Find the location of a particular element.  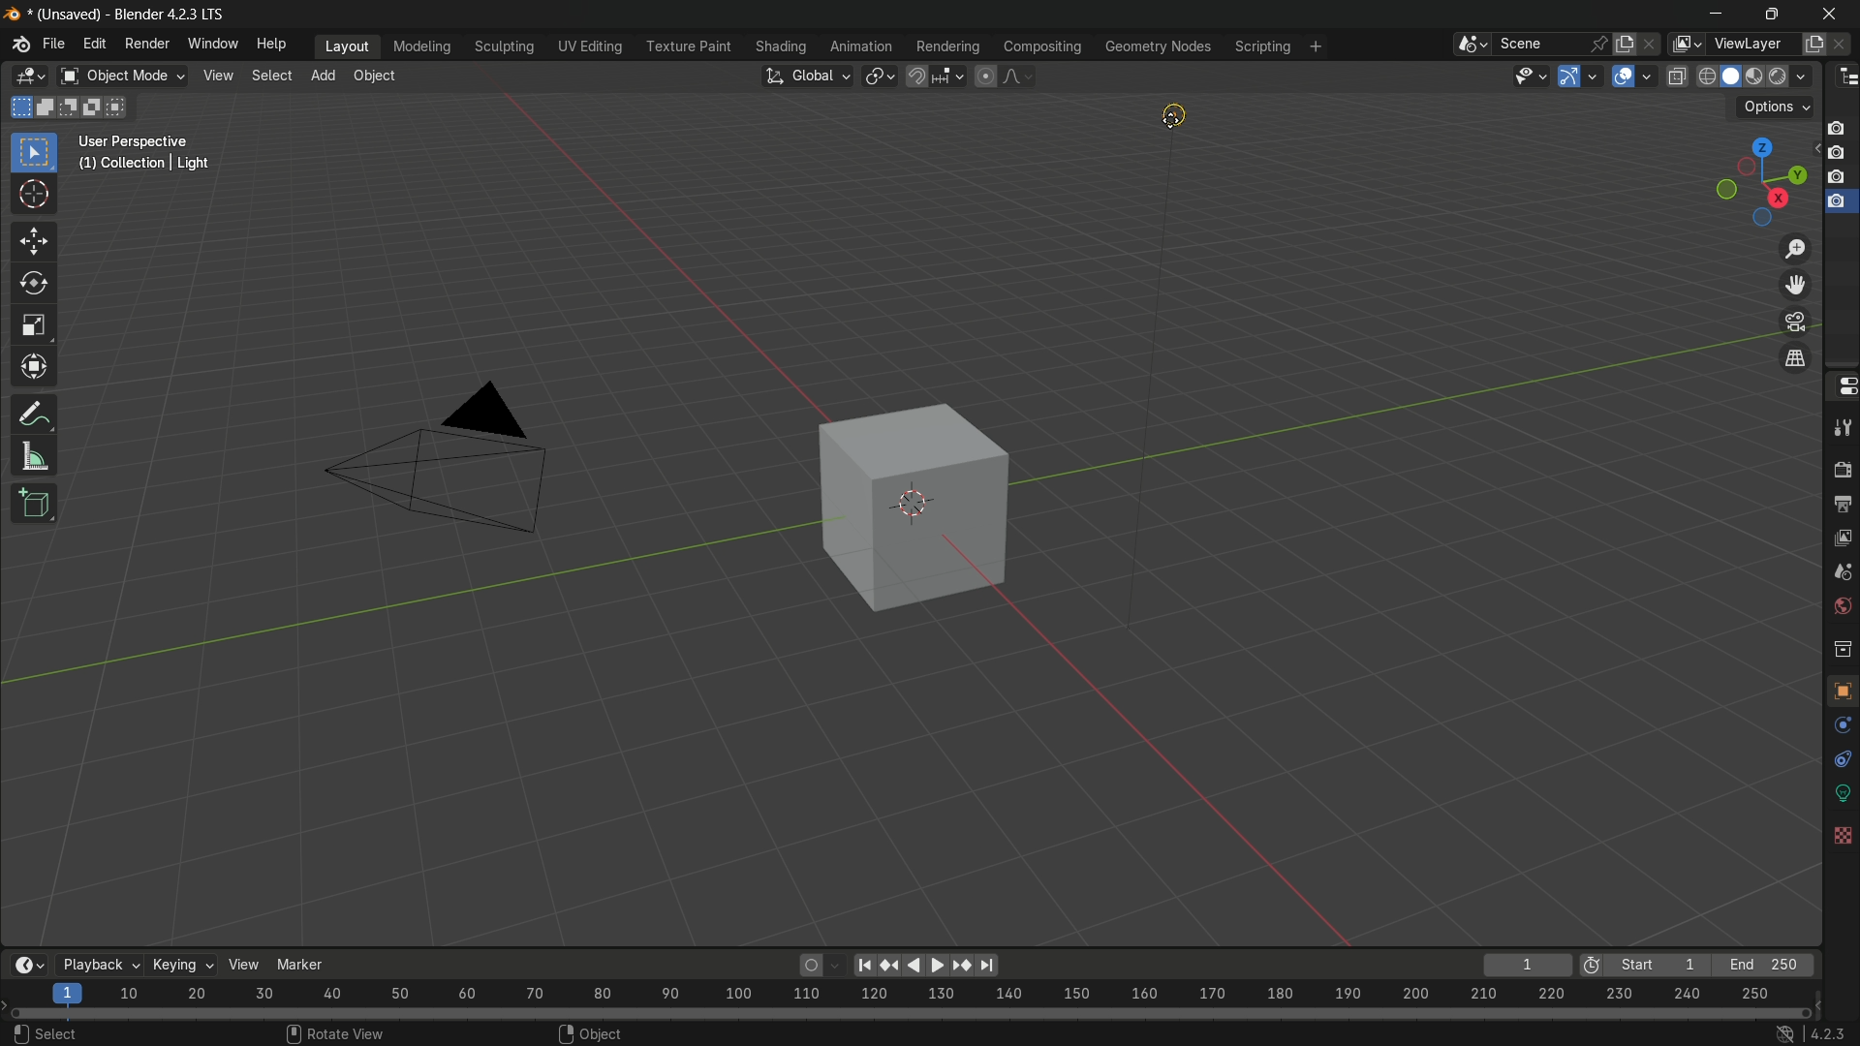

select is located at coordinates (269, 77).